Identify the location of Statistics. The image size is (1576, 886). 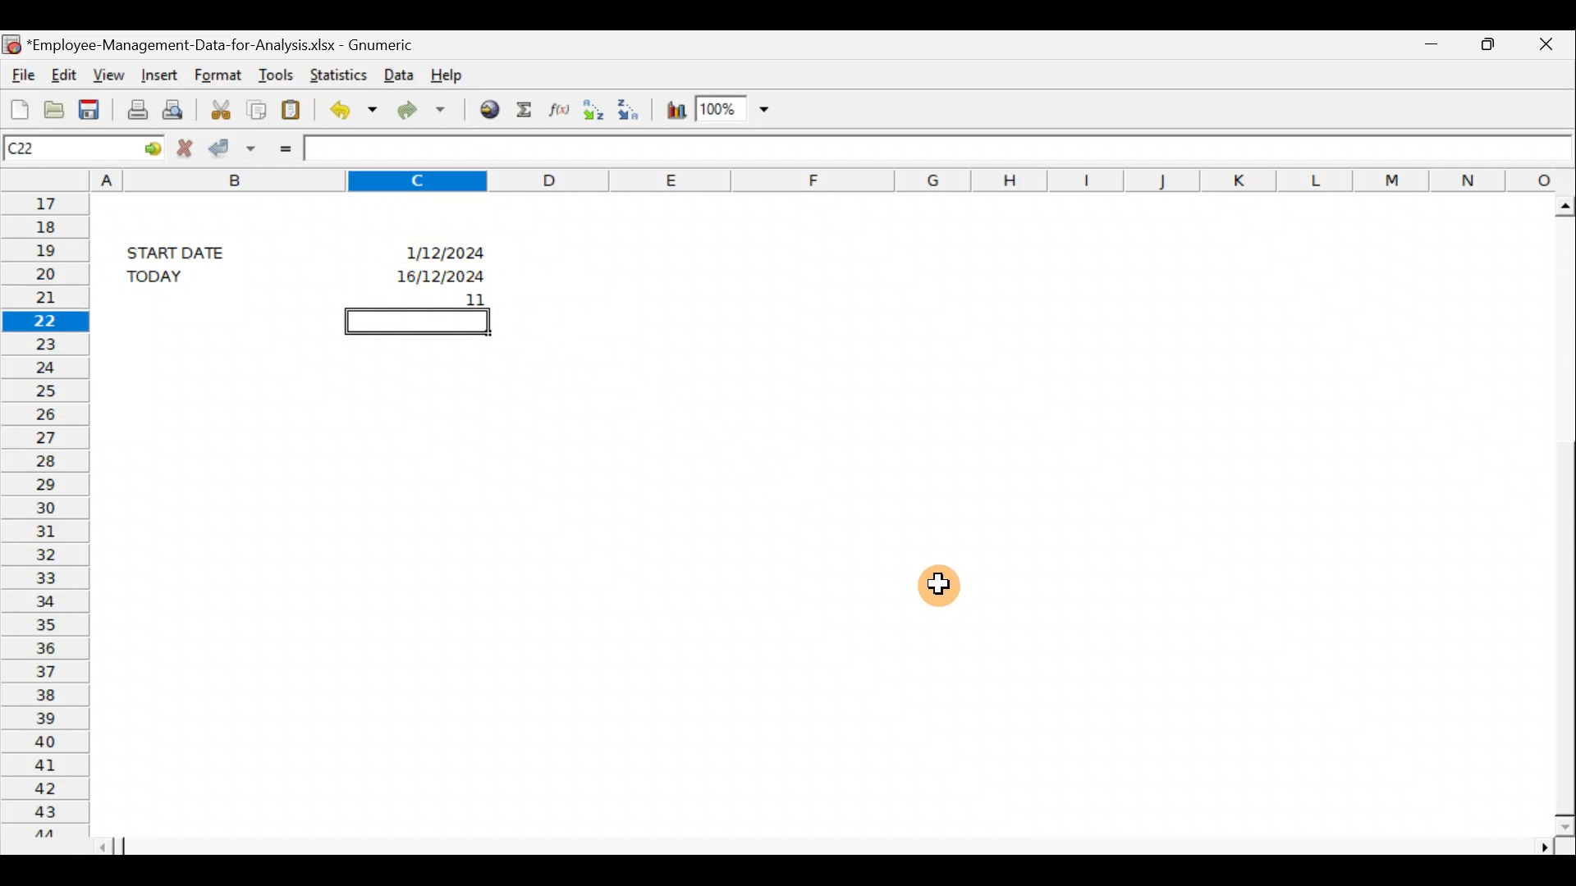
(335, 73).